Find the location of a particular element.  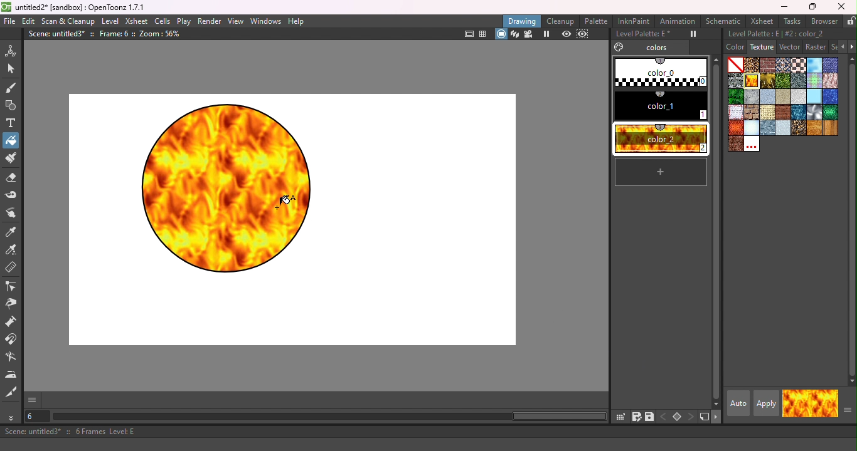

horizontal scroll bar is located at coordinates (331, 417).